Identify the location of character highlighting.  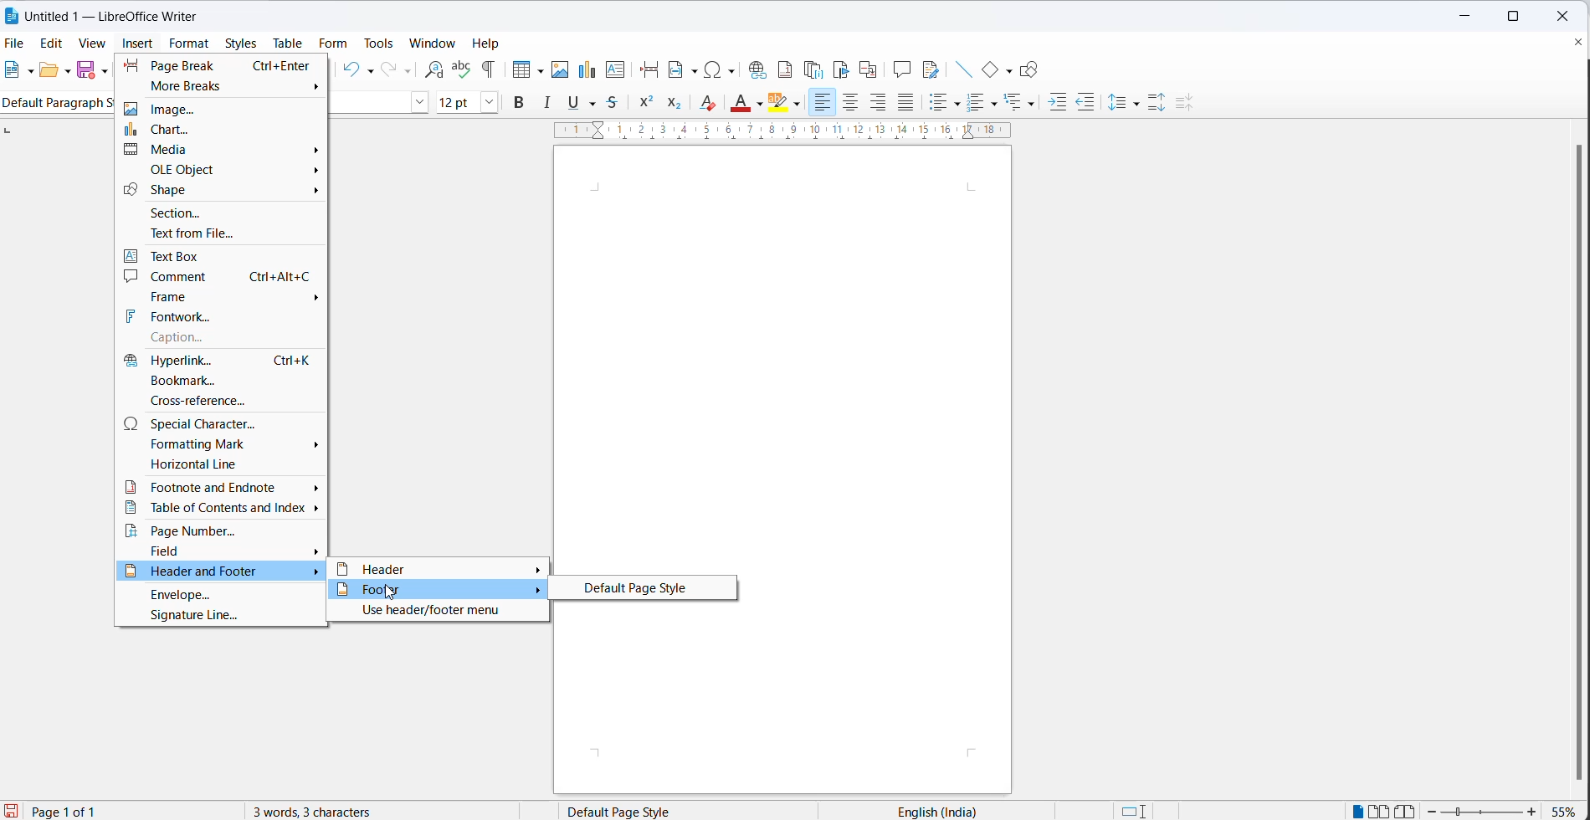
(798, 105).